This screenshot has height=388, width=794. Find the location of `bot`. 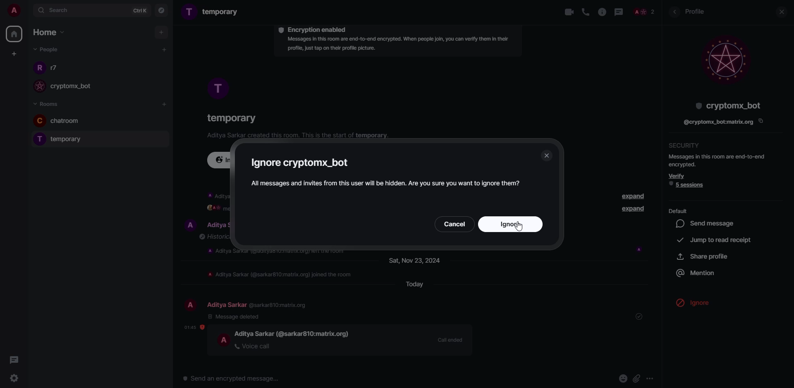

bot is located at coordinates (727, 105).